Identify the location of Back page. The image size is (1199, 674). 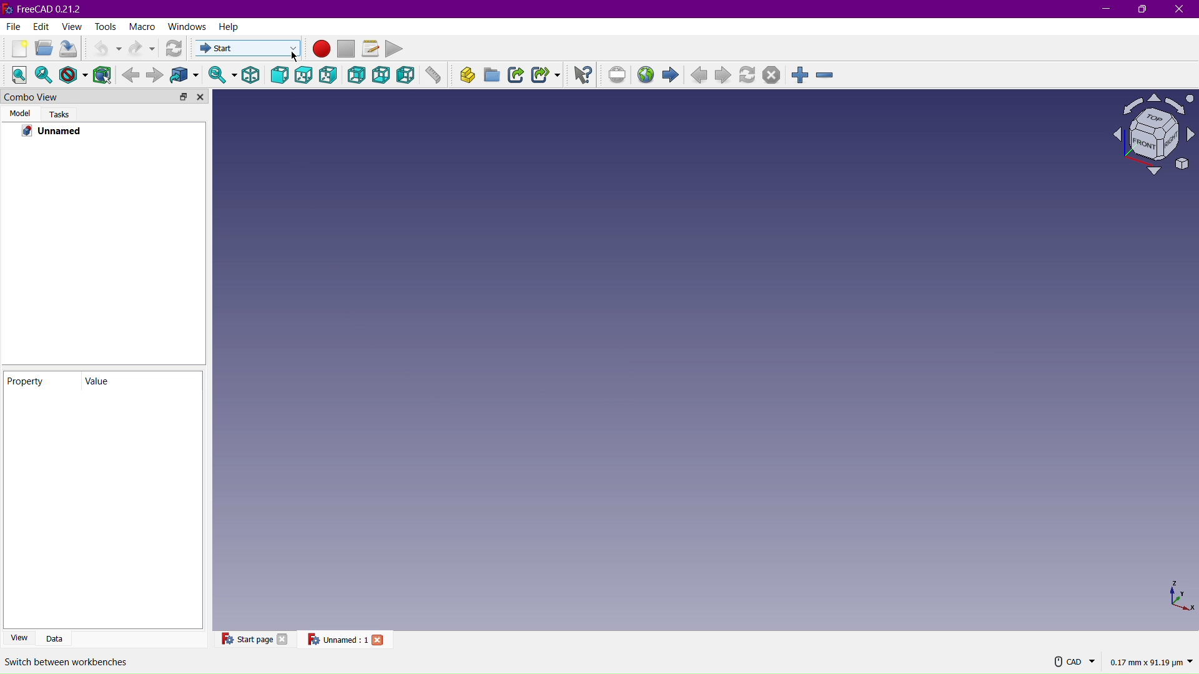
(701, 76).